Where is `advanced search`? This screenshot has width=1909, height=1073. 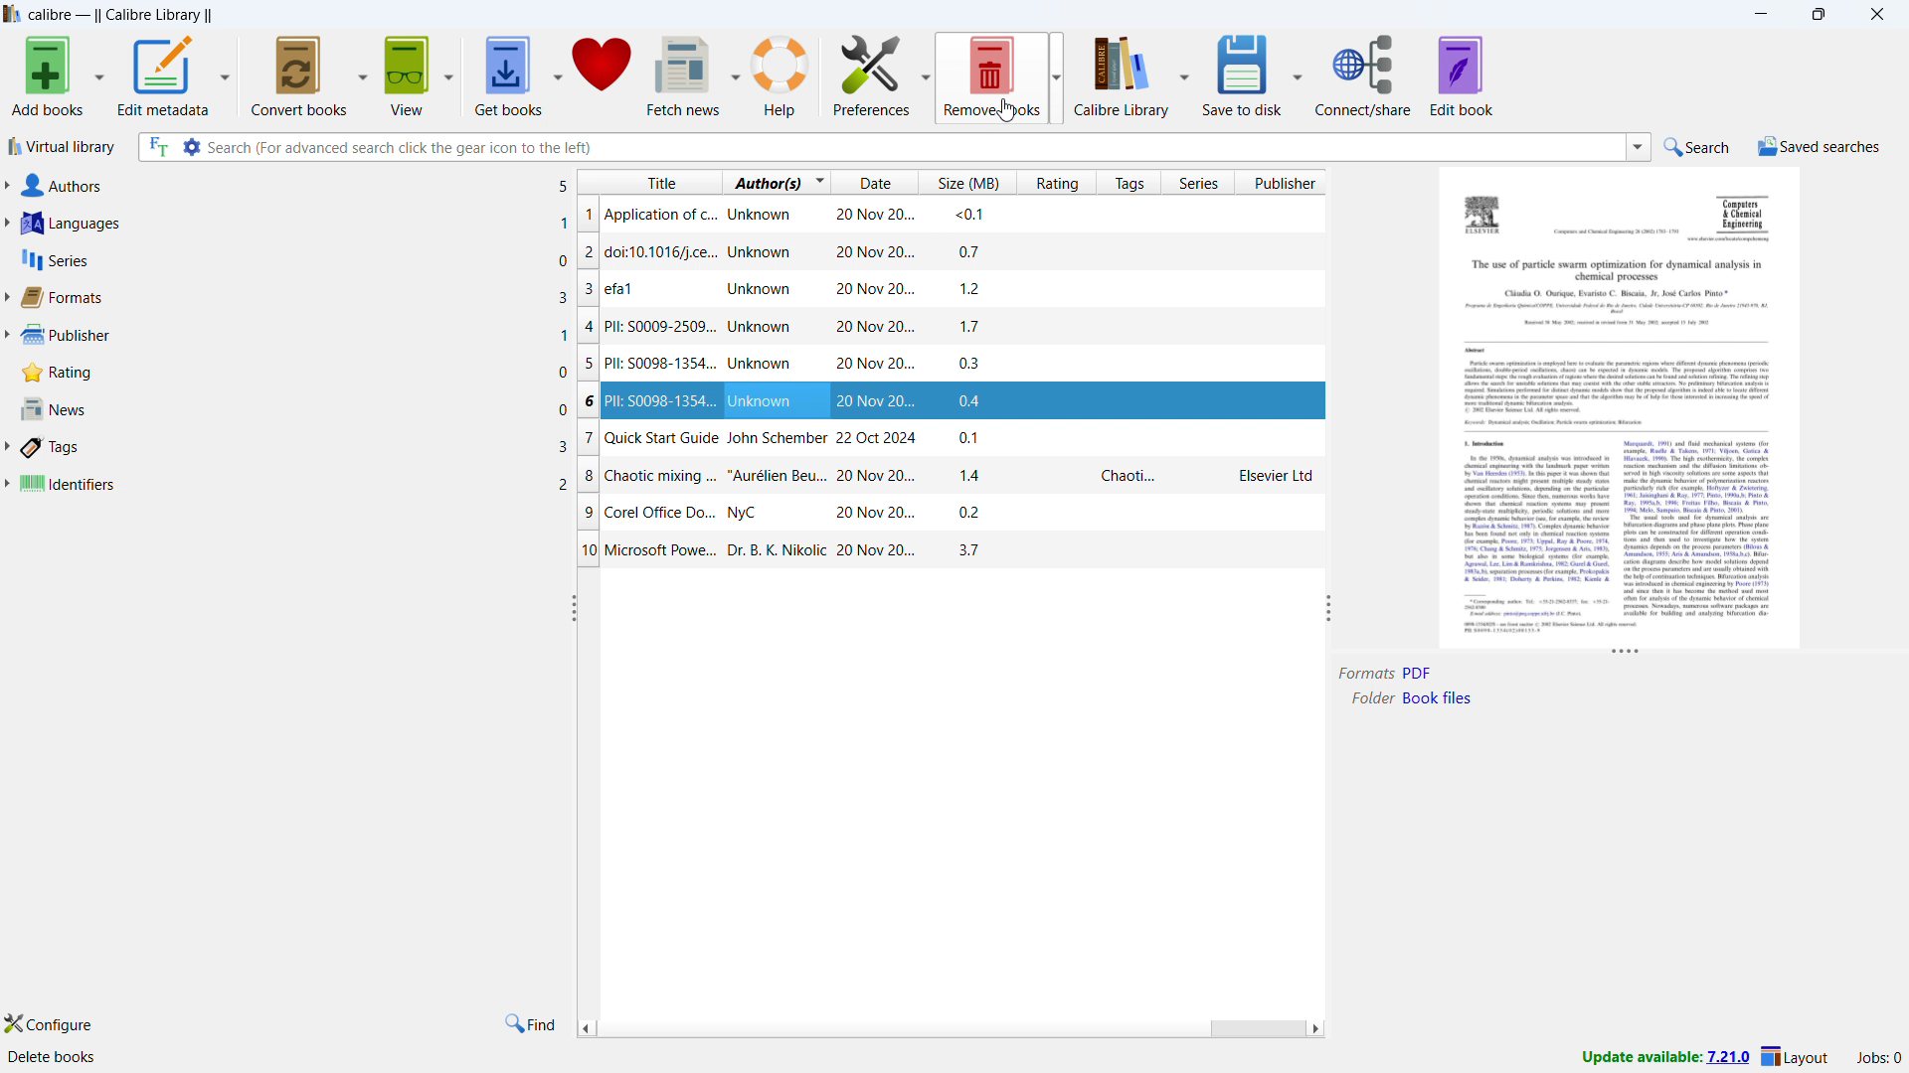
advanced search is located at coordinates (191, 147).